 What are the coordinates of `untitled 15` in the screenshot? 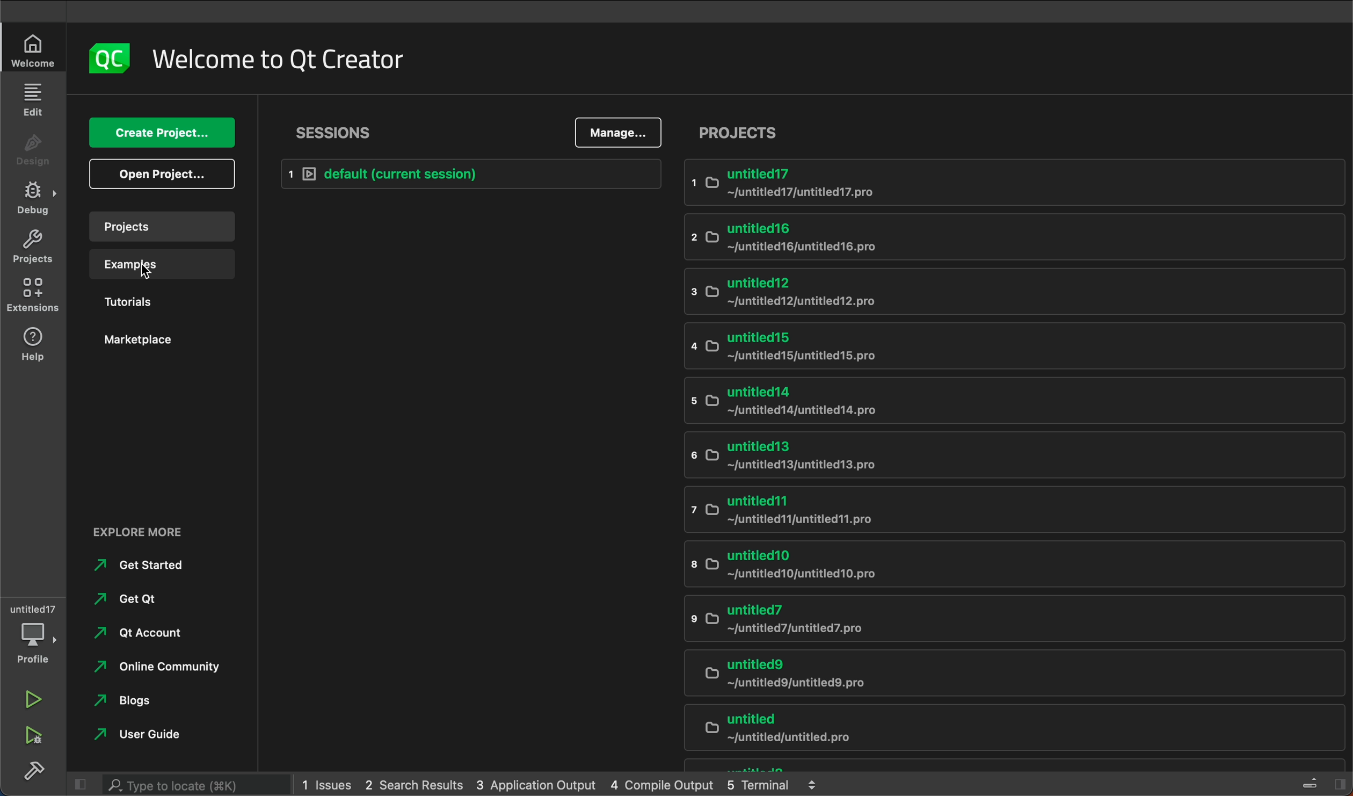 It's located at (1006, 346).